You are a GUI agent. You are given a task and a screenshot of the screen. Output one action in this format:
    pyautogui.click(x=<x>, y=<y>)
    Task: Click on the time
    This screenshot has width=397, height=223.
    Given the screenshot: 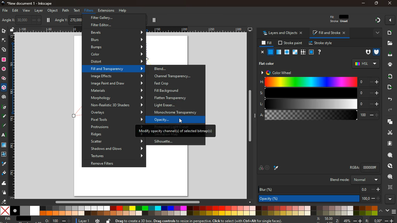 What is the action you would take?
    pyautogui.click(x=97, y=221)
    